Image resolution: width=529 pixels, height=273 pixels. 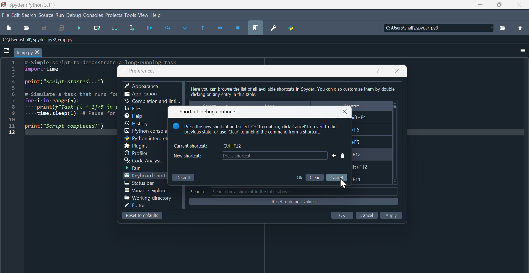 What do you see at coordinates (15, 15) in the screenshot?
I see `Edit` at bounding box center [15, 15].